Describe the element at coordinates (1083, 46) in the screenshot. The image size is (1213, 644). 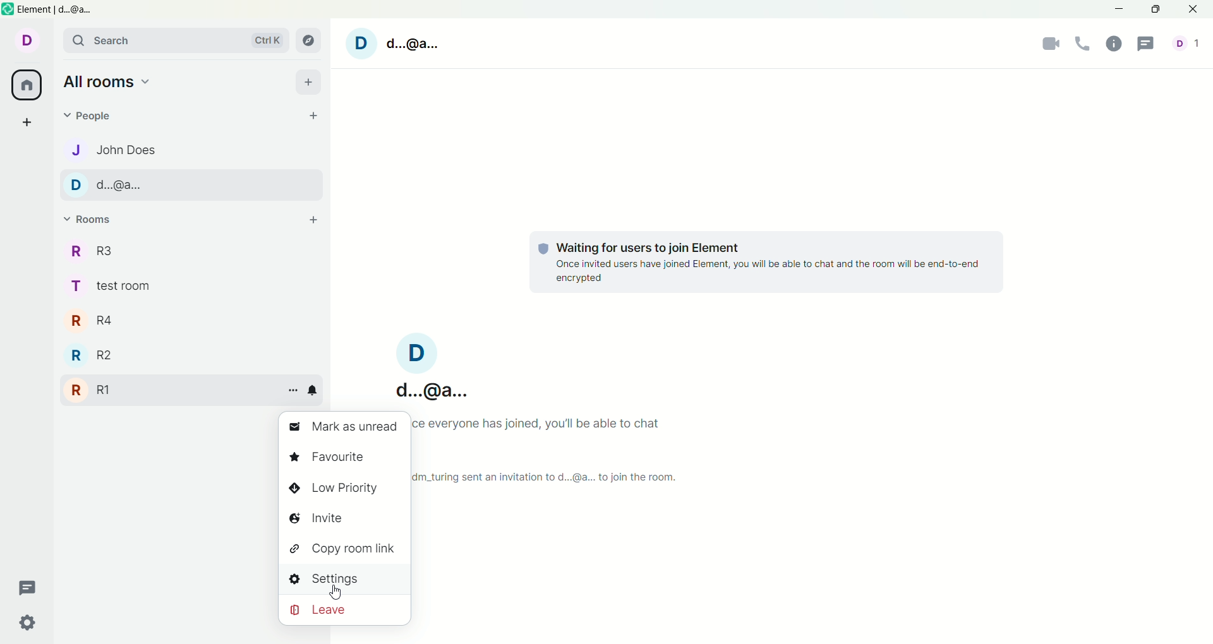
I see `voice call` at that location.